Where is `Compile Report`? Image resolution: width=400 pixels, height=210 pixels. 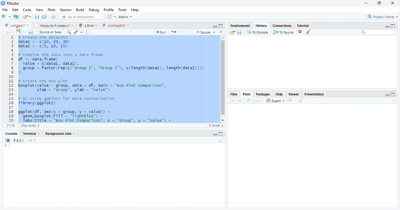 Compile Report is located at coordinates (88, 32).